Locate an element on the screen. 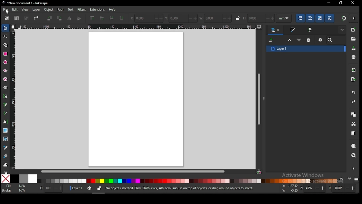  color palette is located at coordinates (187, 181).